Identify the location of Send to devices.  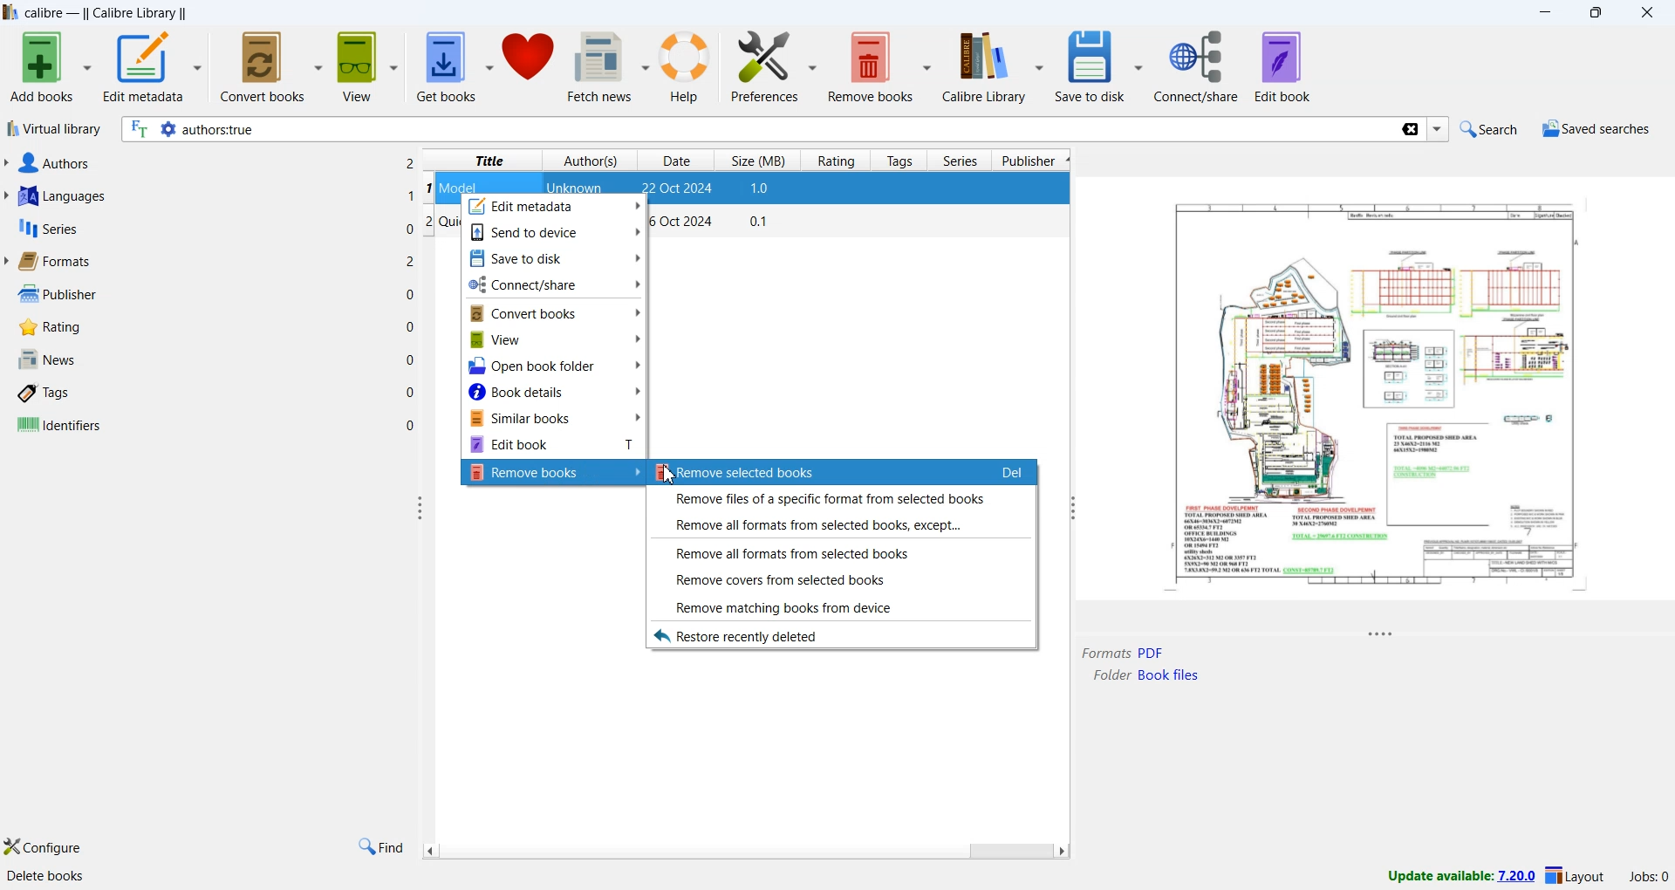
(555, 232).